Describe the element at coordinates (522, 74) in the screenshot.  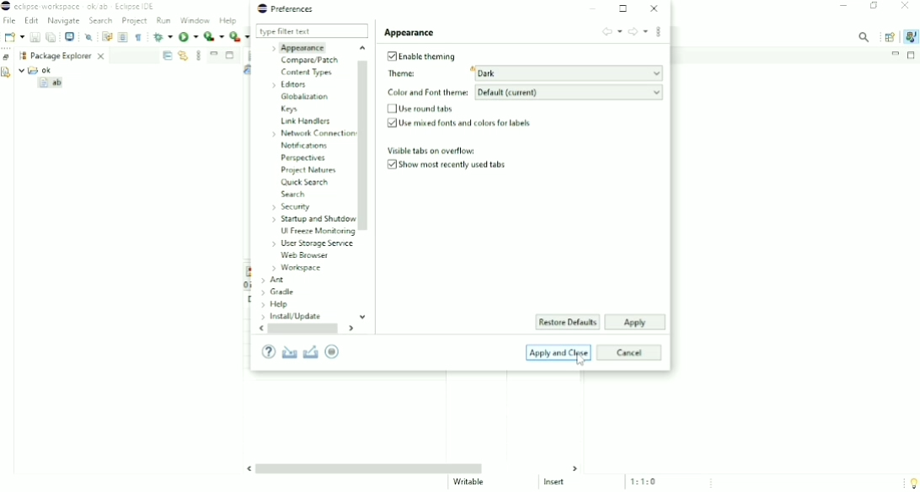
I see `Theme changed` at that location.